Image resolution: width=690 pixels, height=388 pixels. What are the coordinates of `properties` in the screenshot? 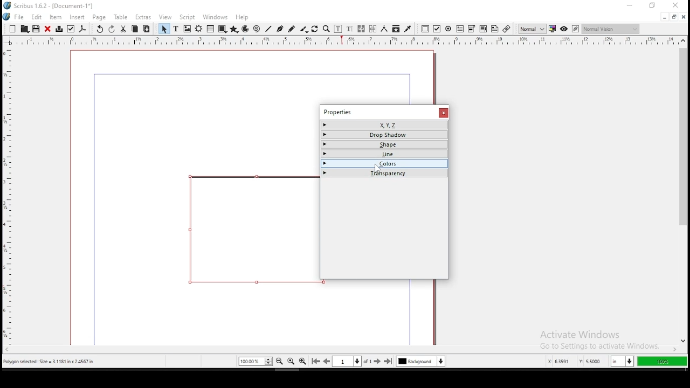 It's located at (337, 112).